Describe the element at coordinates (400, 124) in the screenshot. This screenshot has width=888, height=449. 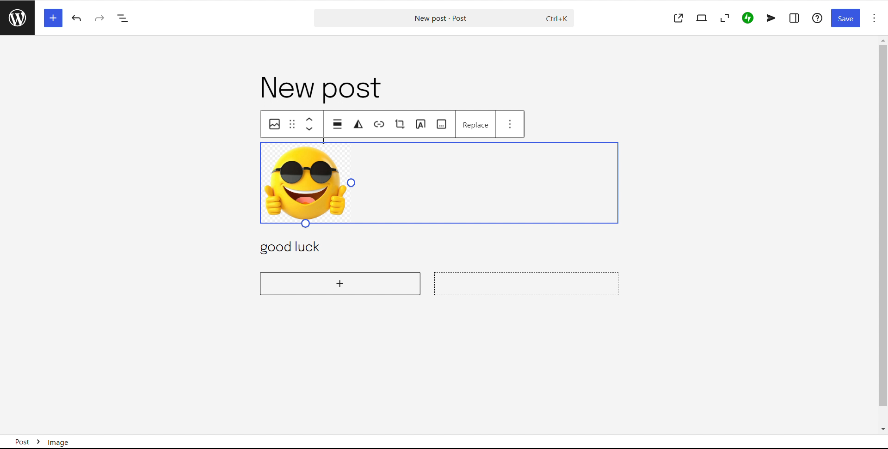
I see `crop` at that location.